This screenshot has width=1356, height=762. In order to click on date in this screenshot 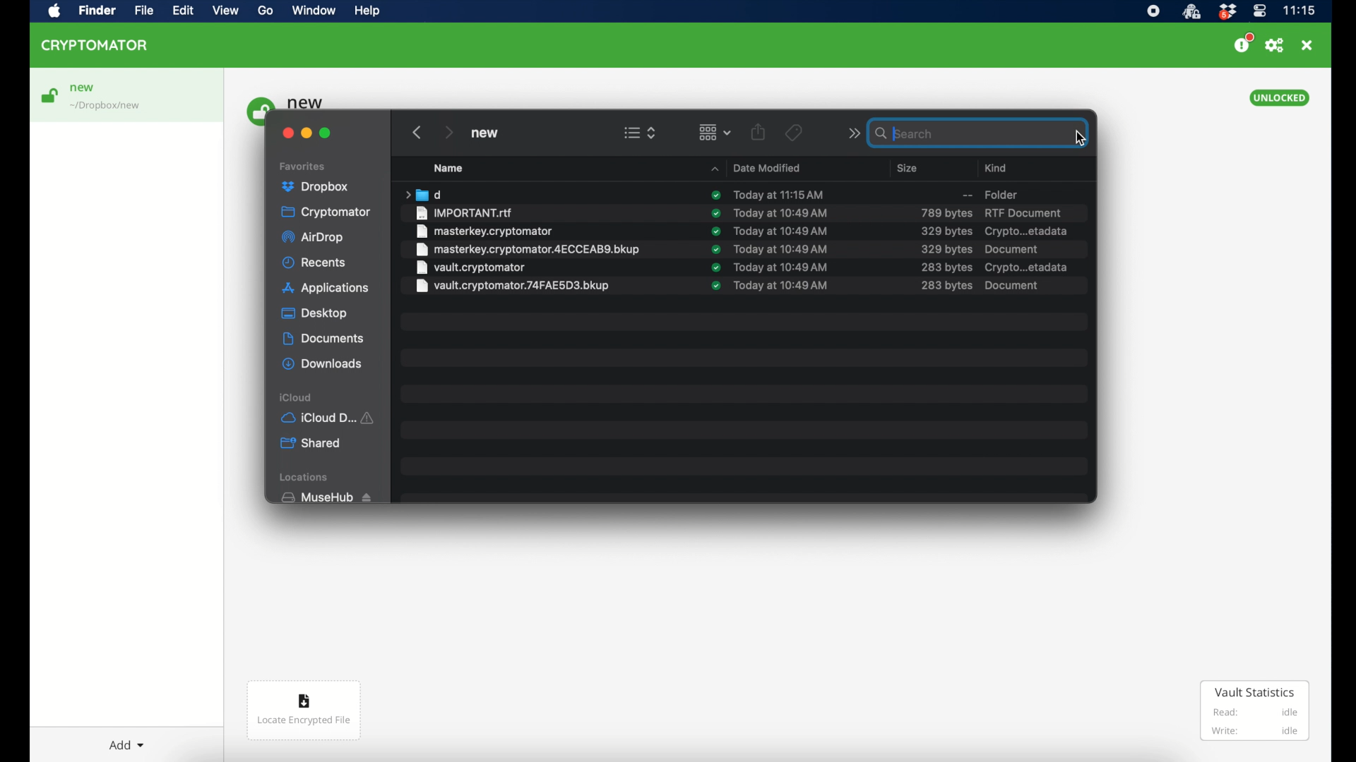, I will do `click(780, 213)`.